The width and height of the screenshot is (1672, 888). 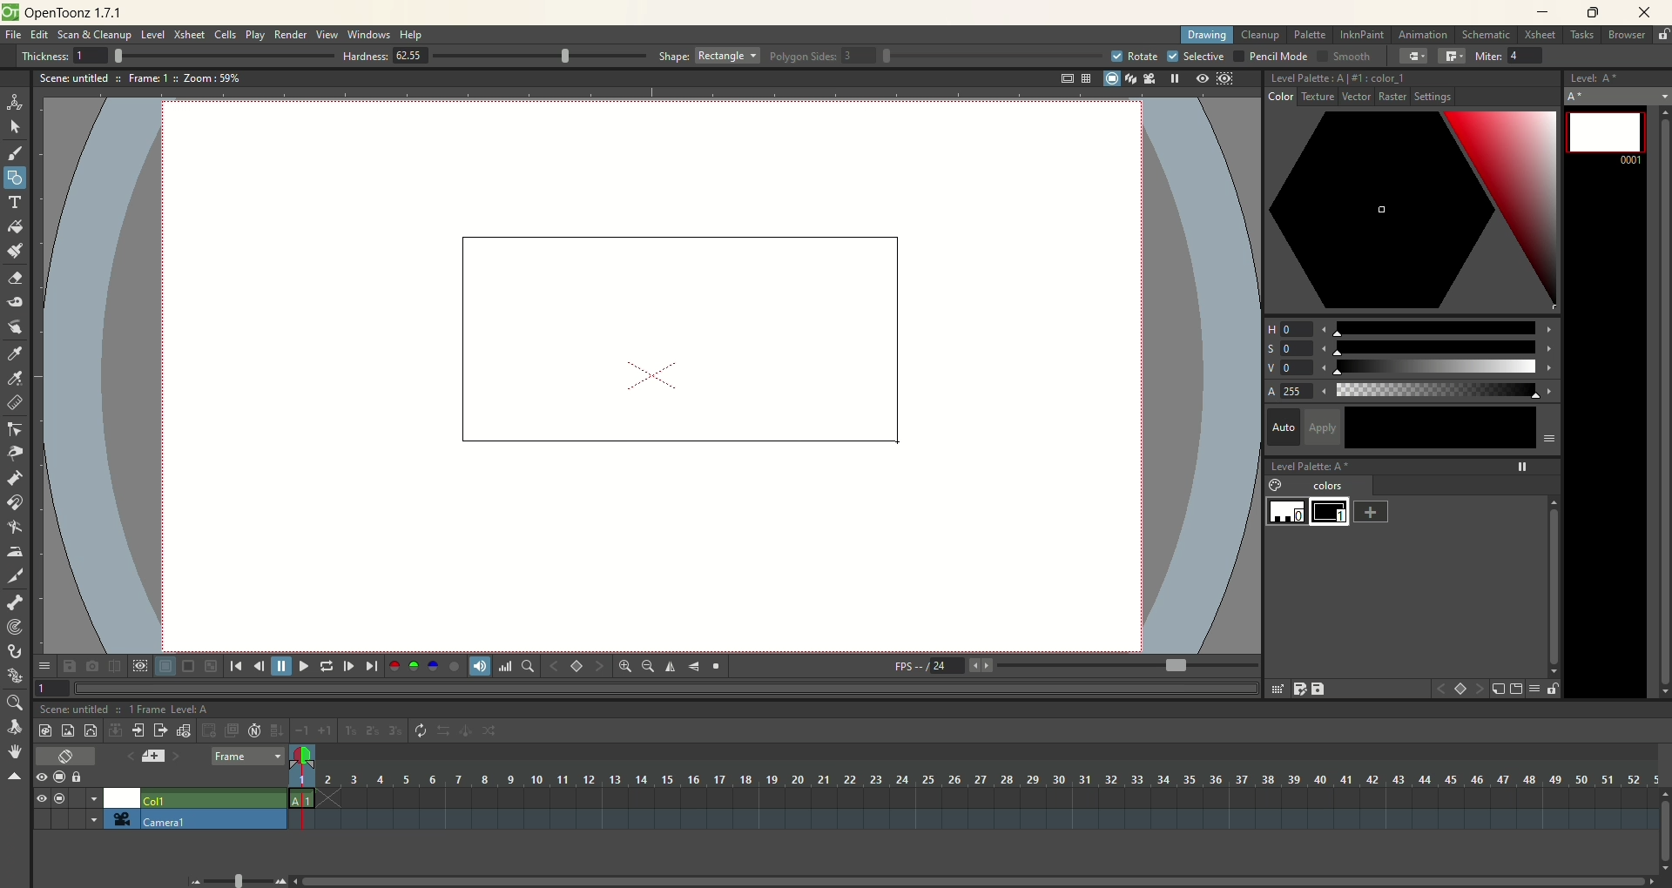 What do you see at coordinates (17, 36) in the screenshot?
I see `file` at bounding box center [17, 36].